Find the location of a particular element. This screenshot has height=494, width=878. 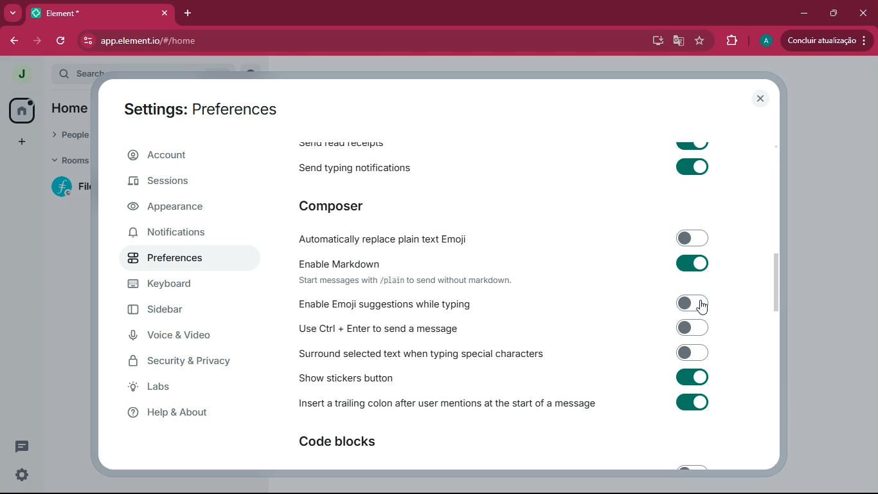

insert trailing is located at coordinates (506, 404).